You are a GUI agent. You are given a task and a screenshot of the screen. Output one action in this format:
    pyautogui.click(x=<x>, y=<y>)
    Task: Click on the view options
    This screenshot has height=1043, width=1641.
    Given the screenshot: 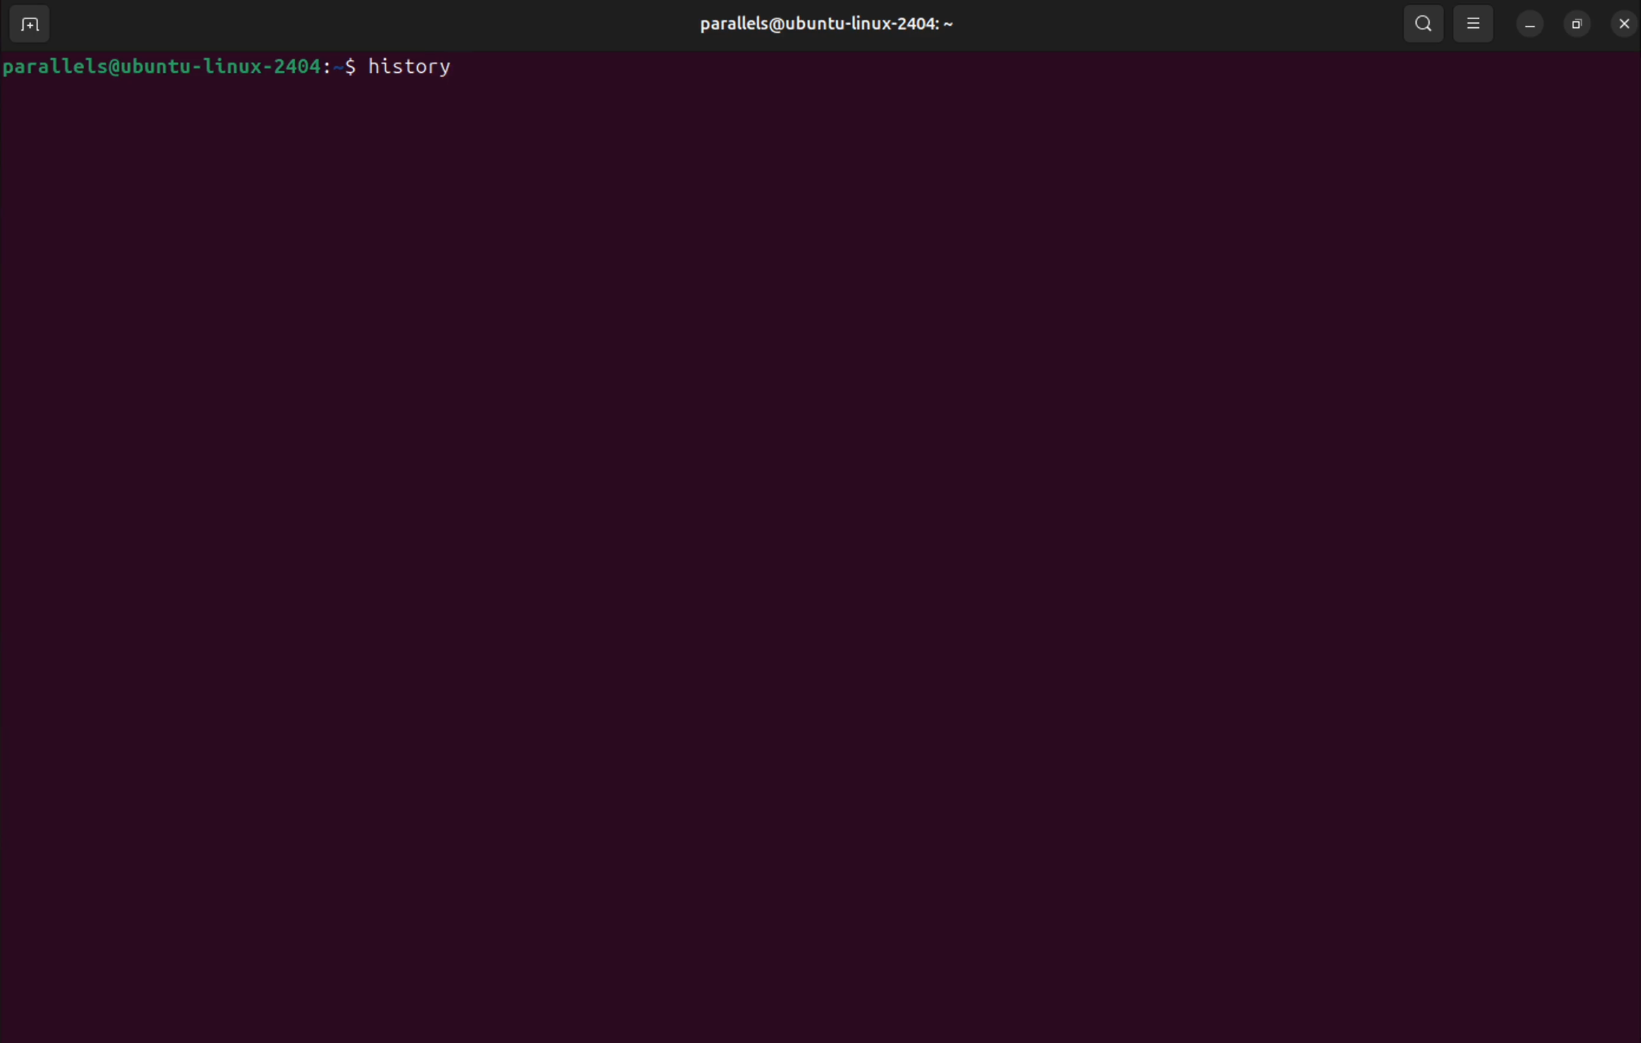 What is the action you would take?
    pyautogui.click(x=1475, y=22)
    